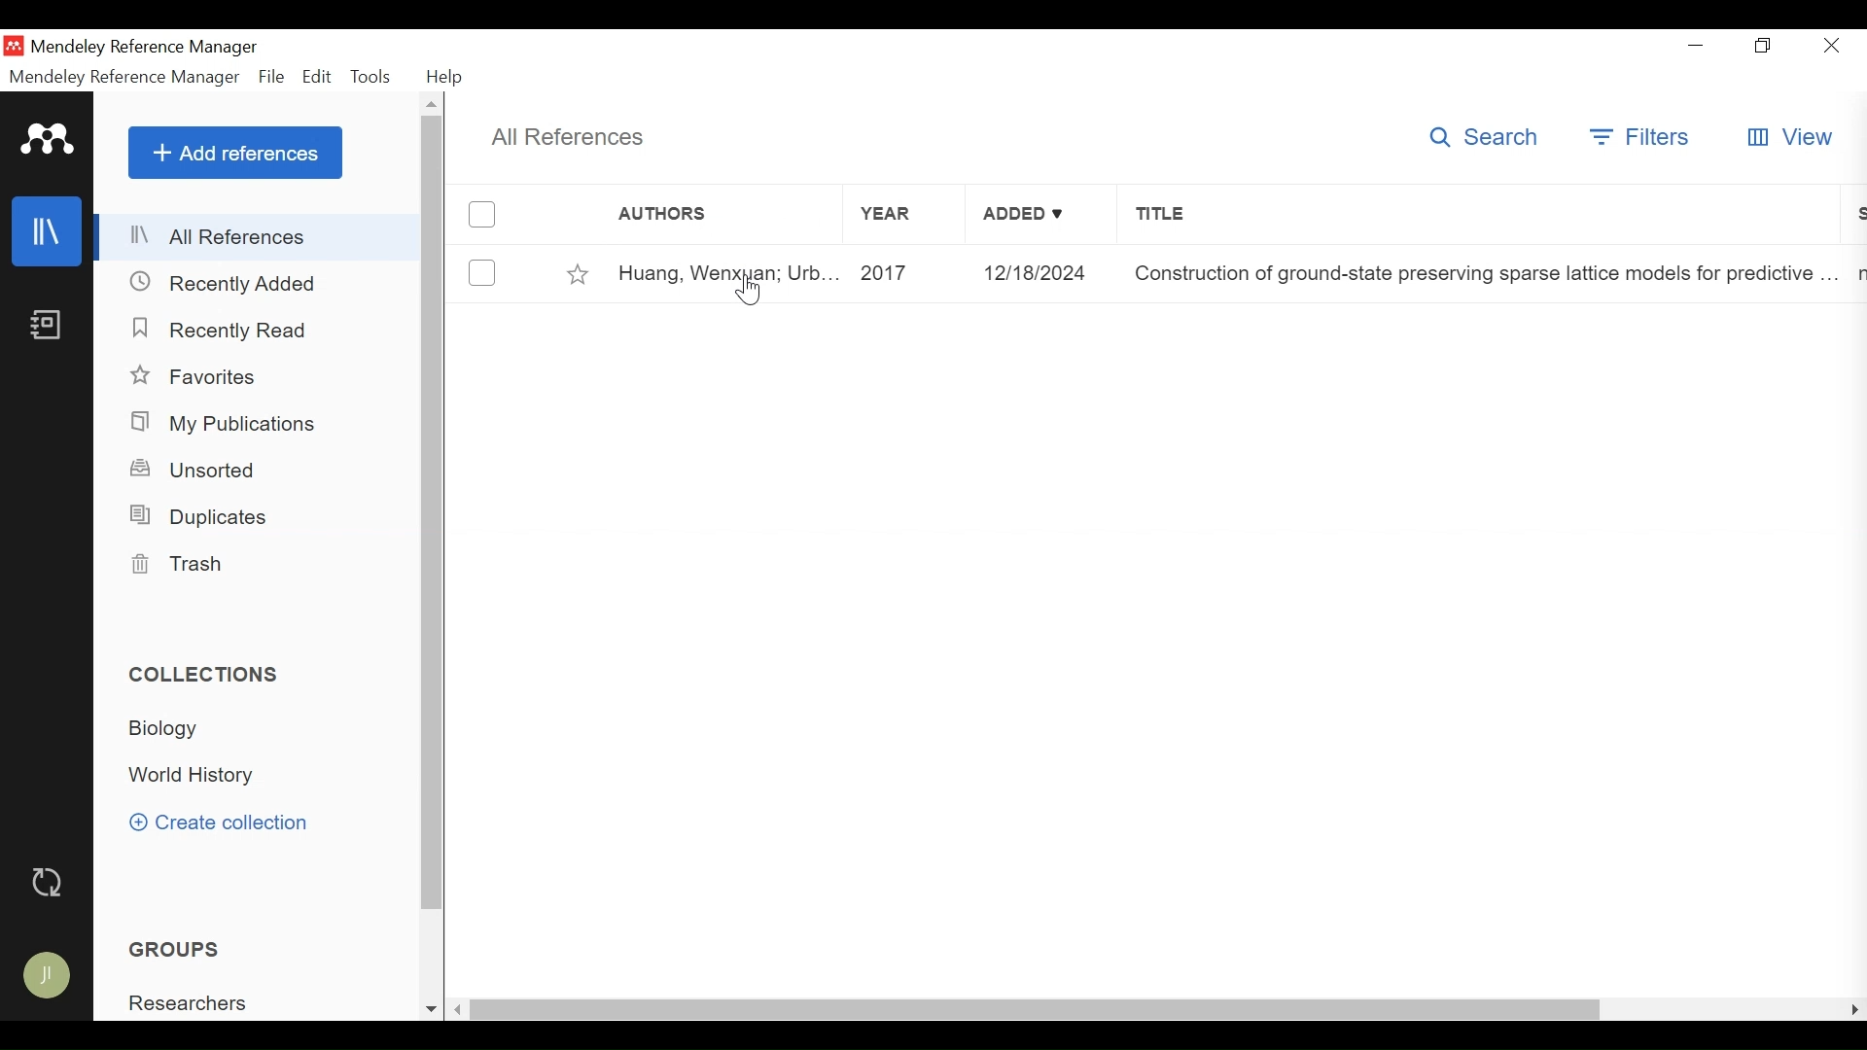 This screenshot has width=1867, height=1050. I want to click on 2017, so click(905, 274).